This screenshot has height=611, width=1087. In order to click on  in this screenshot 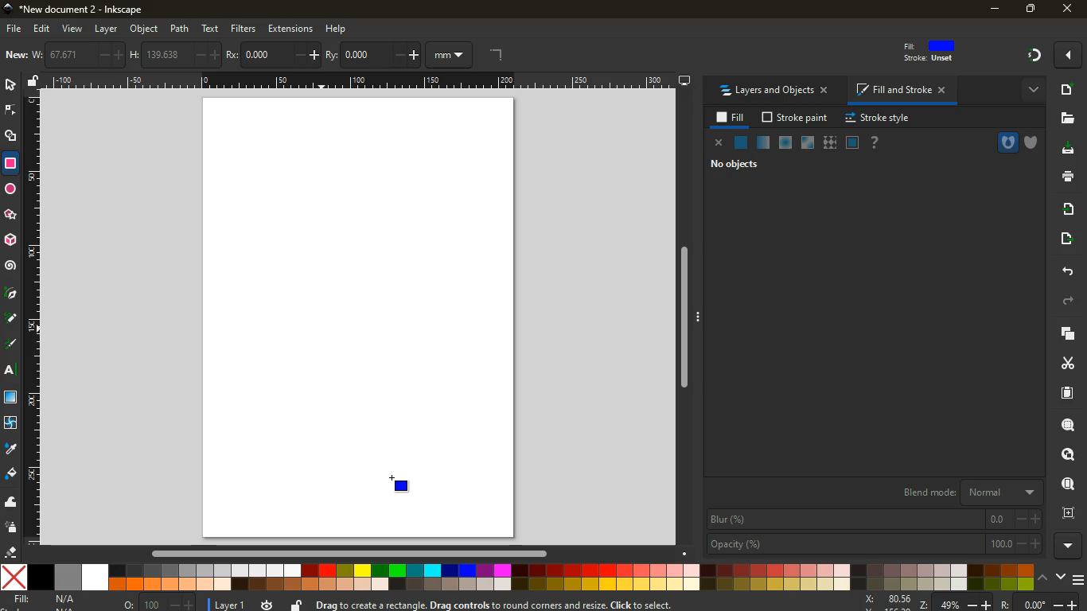, I will do `click(355, 551)`.